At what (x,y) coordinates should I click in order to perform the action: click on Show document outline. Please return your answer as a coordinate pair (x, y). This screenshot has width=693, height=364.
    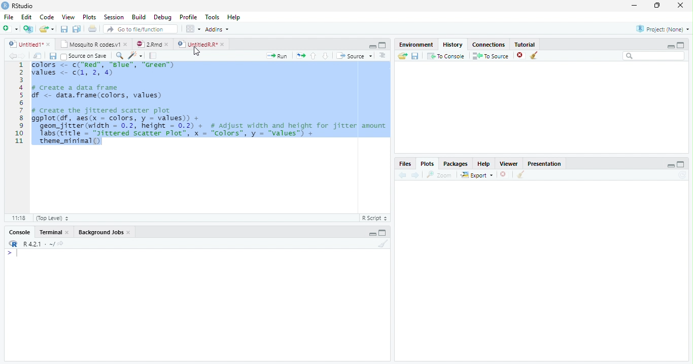
    Looking at the image, I should click on (382, 55).